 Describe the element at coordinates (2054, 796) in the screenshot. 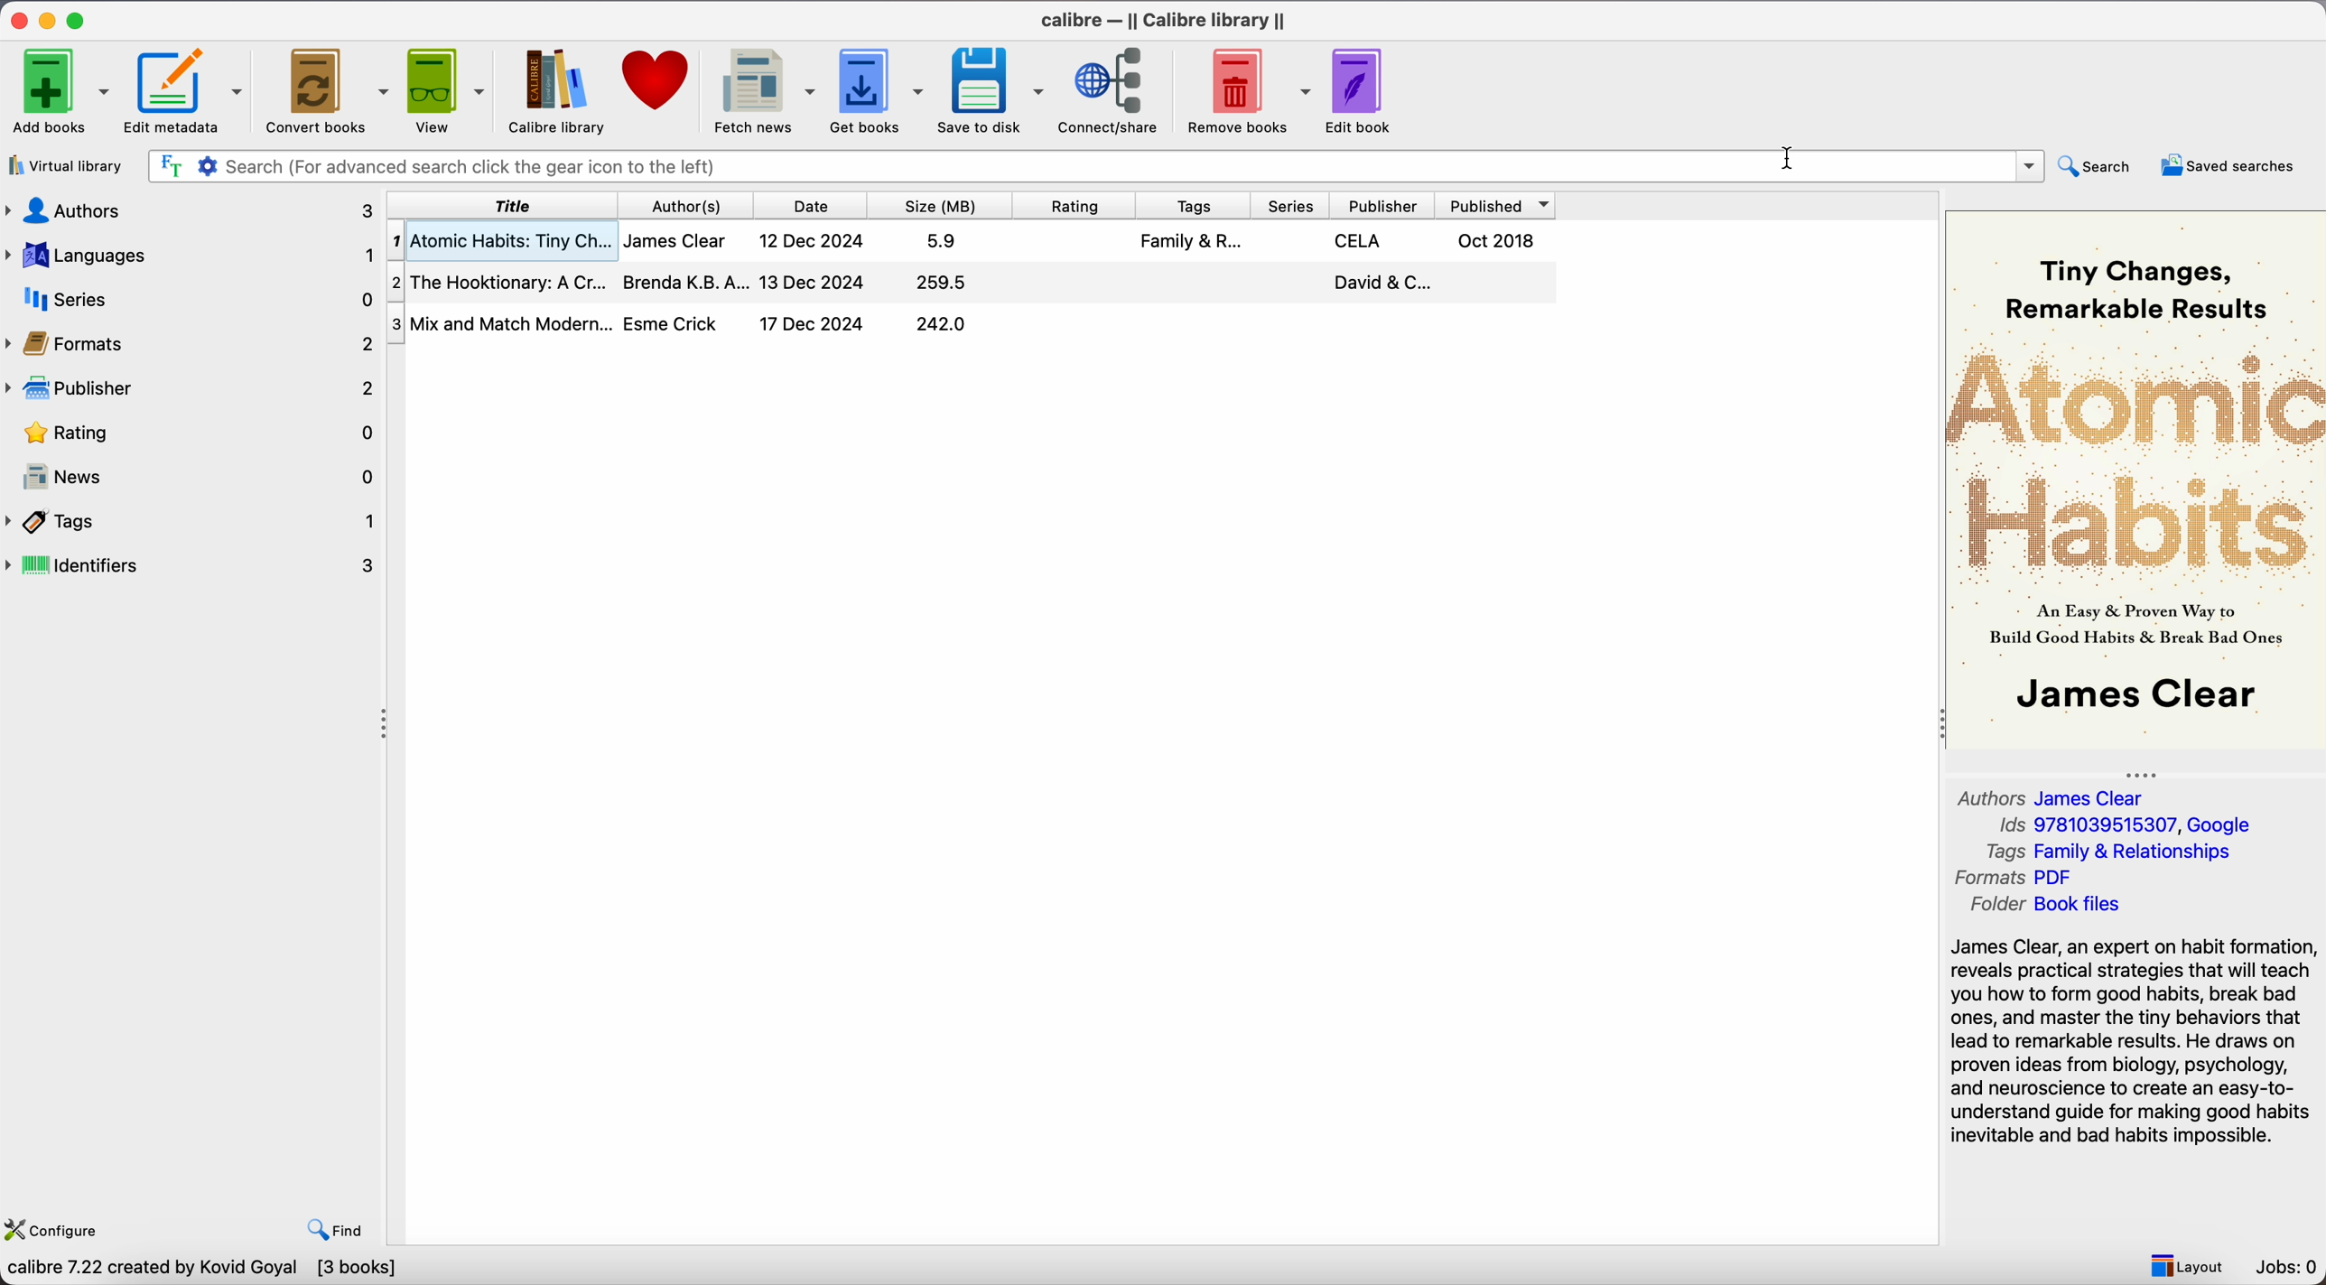

I see `Authors James Clear` at that location.